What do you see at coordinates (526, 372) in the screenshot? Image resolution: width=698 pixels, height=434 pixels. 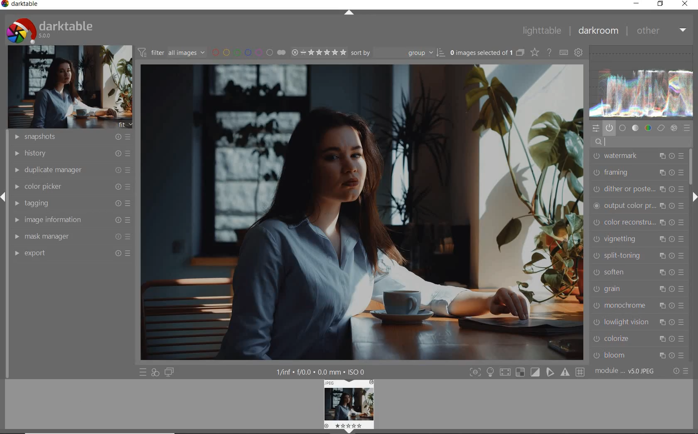 I see `toggle modes` at bounding box center [526, 372].